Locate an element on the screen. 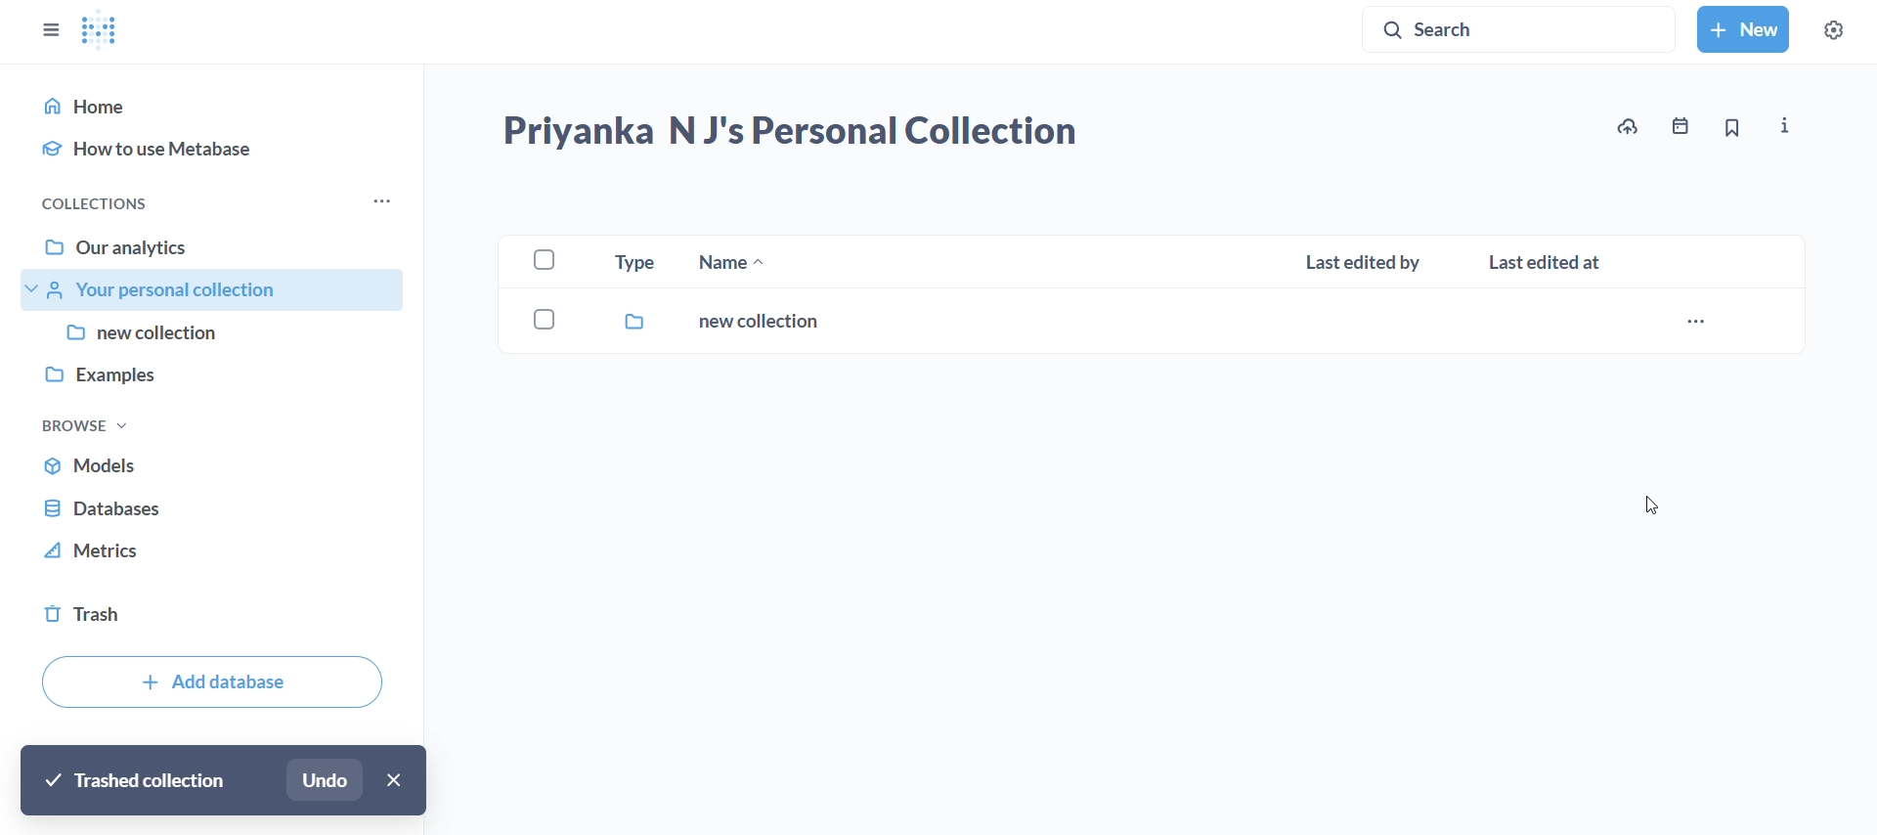 This screenshot has height=835, width=1877. close sidebars is located at coordinates (49, 31).